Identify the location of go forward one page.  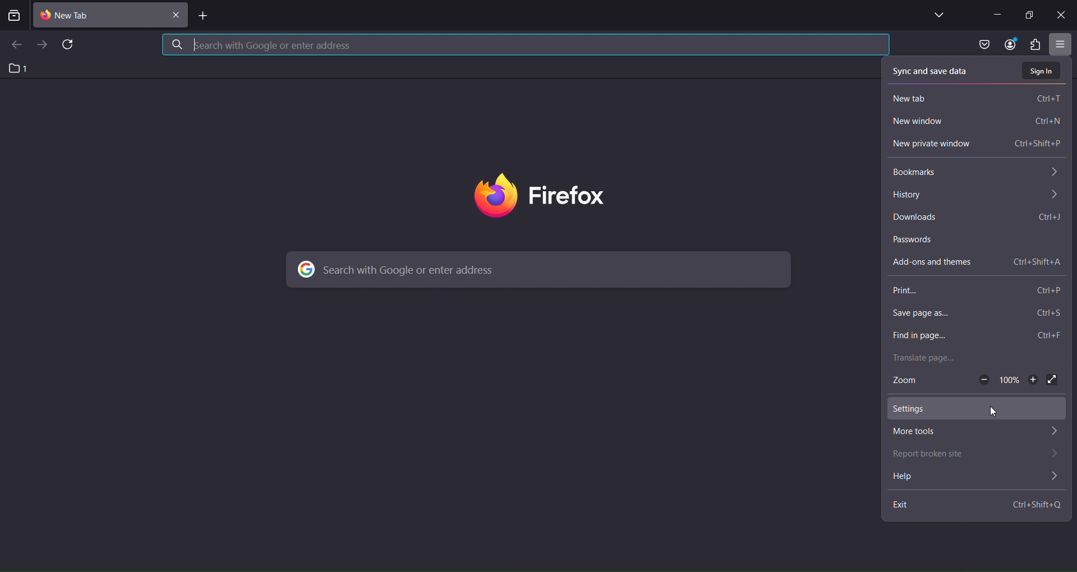
(43, 48).